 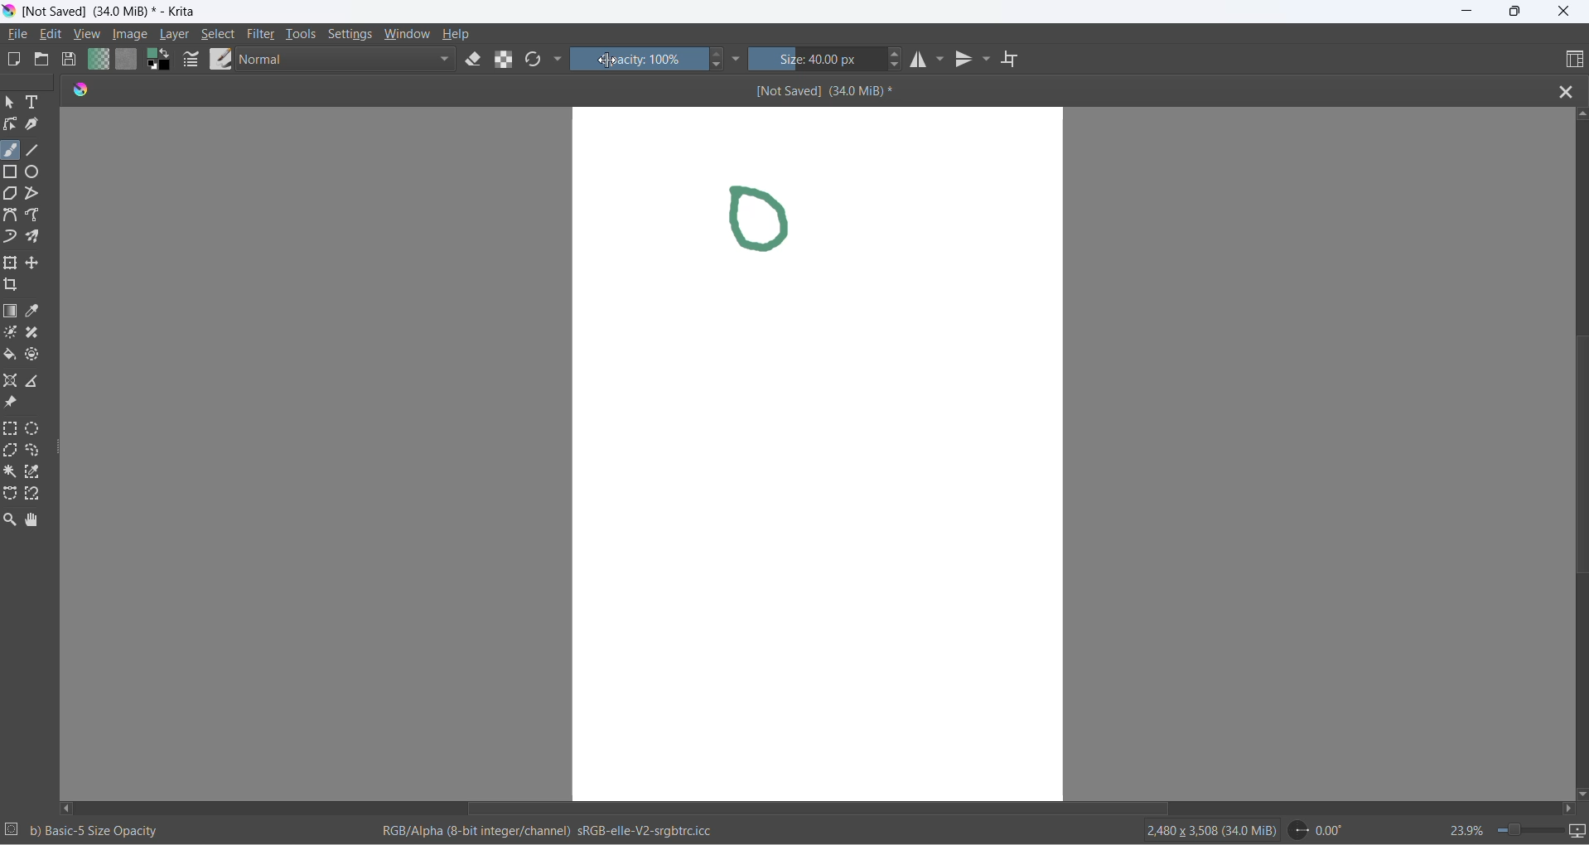 I want to click on brush settings, so click(x=191, y=61).